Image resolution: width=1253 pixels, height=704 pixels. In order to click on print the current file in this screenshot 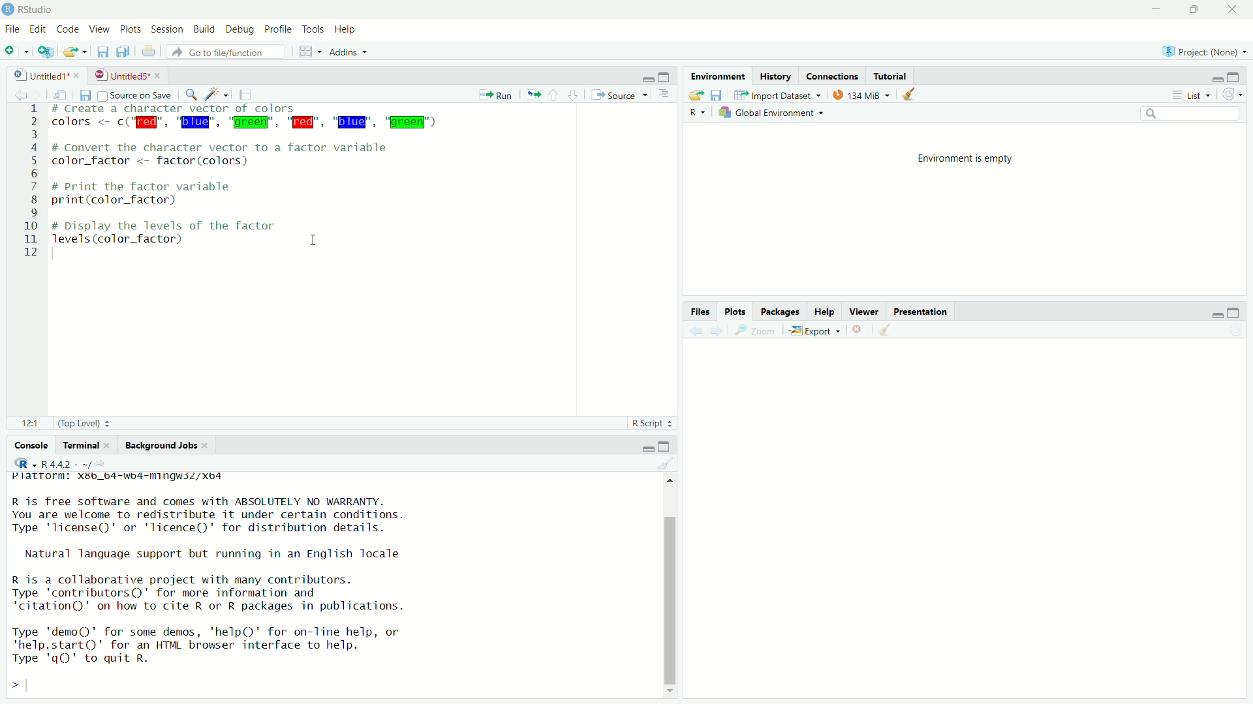, I will do `click(149, 51)`.